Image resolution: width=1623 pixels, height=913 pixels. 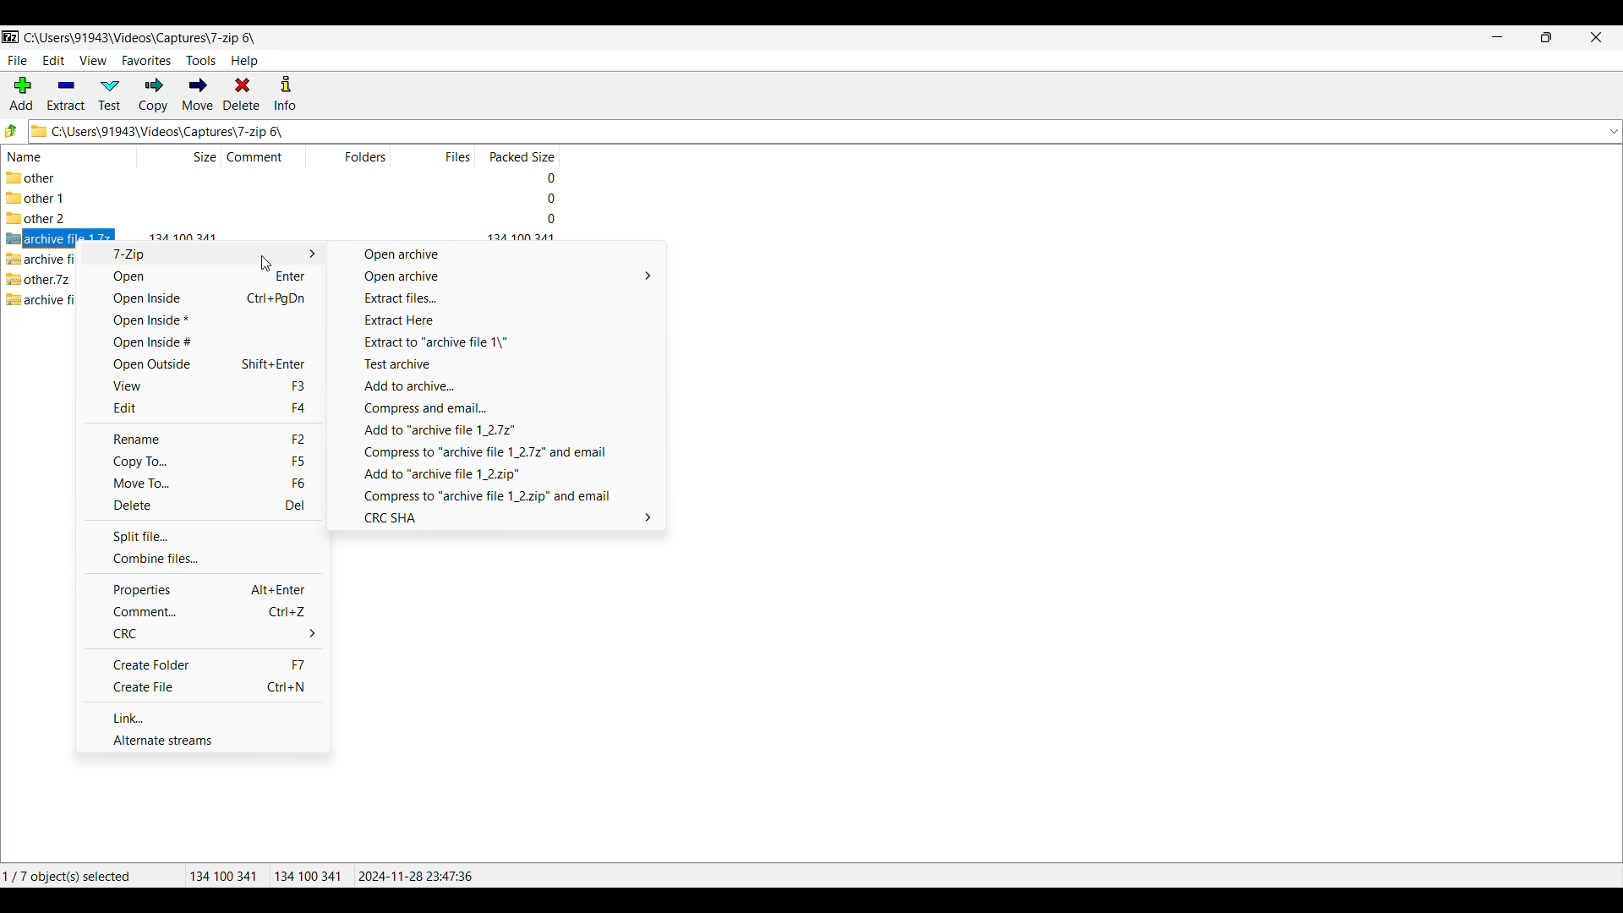 I want to click on Extract files, so click(x=497, y=298).